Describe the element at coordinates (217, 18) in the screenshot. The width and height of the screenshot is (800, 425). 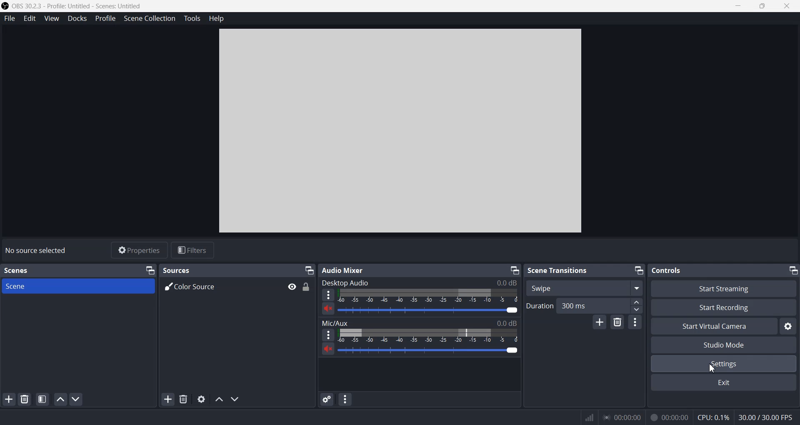
I see `Help` at that location.